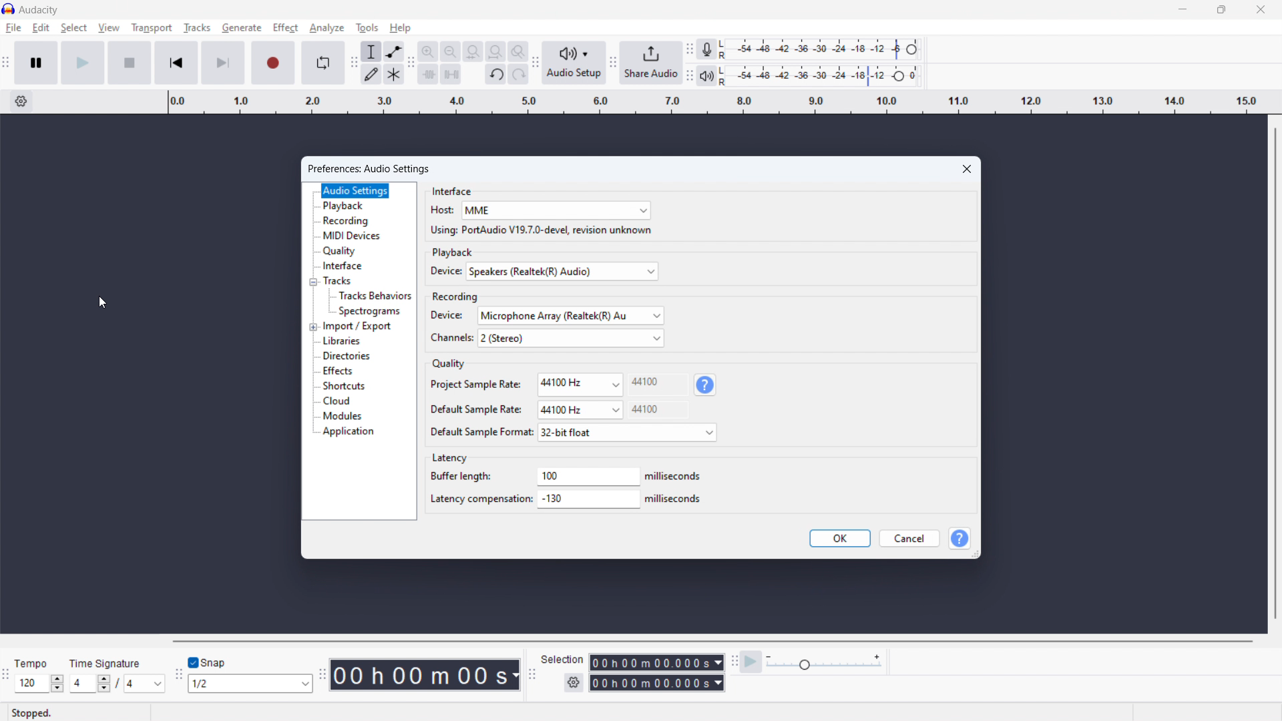 Image resolution: width=1282 pixels, height=721 pixels. Describe the element at coordinates (337, 401) in the screenshot. I see `cloud` at that location.